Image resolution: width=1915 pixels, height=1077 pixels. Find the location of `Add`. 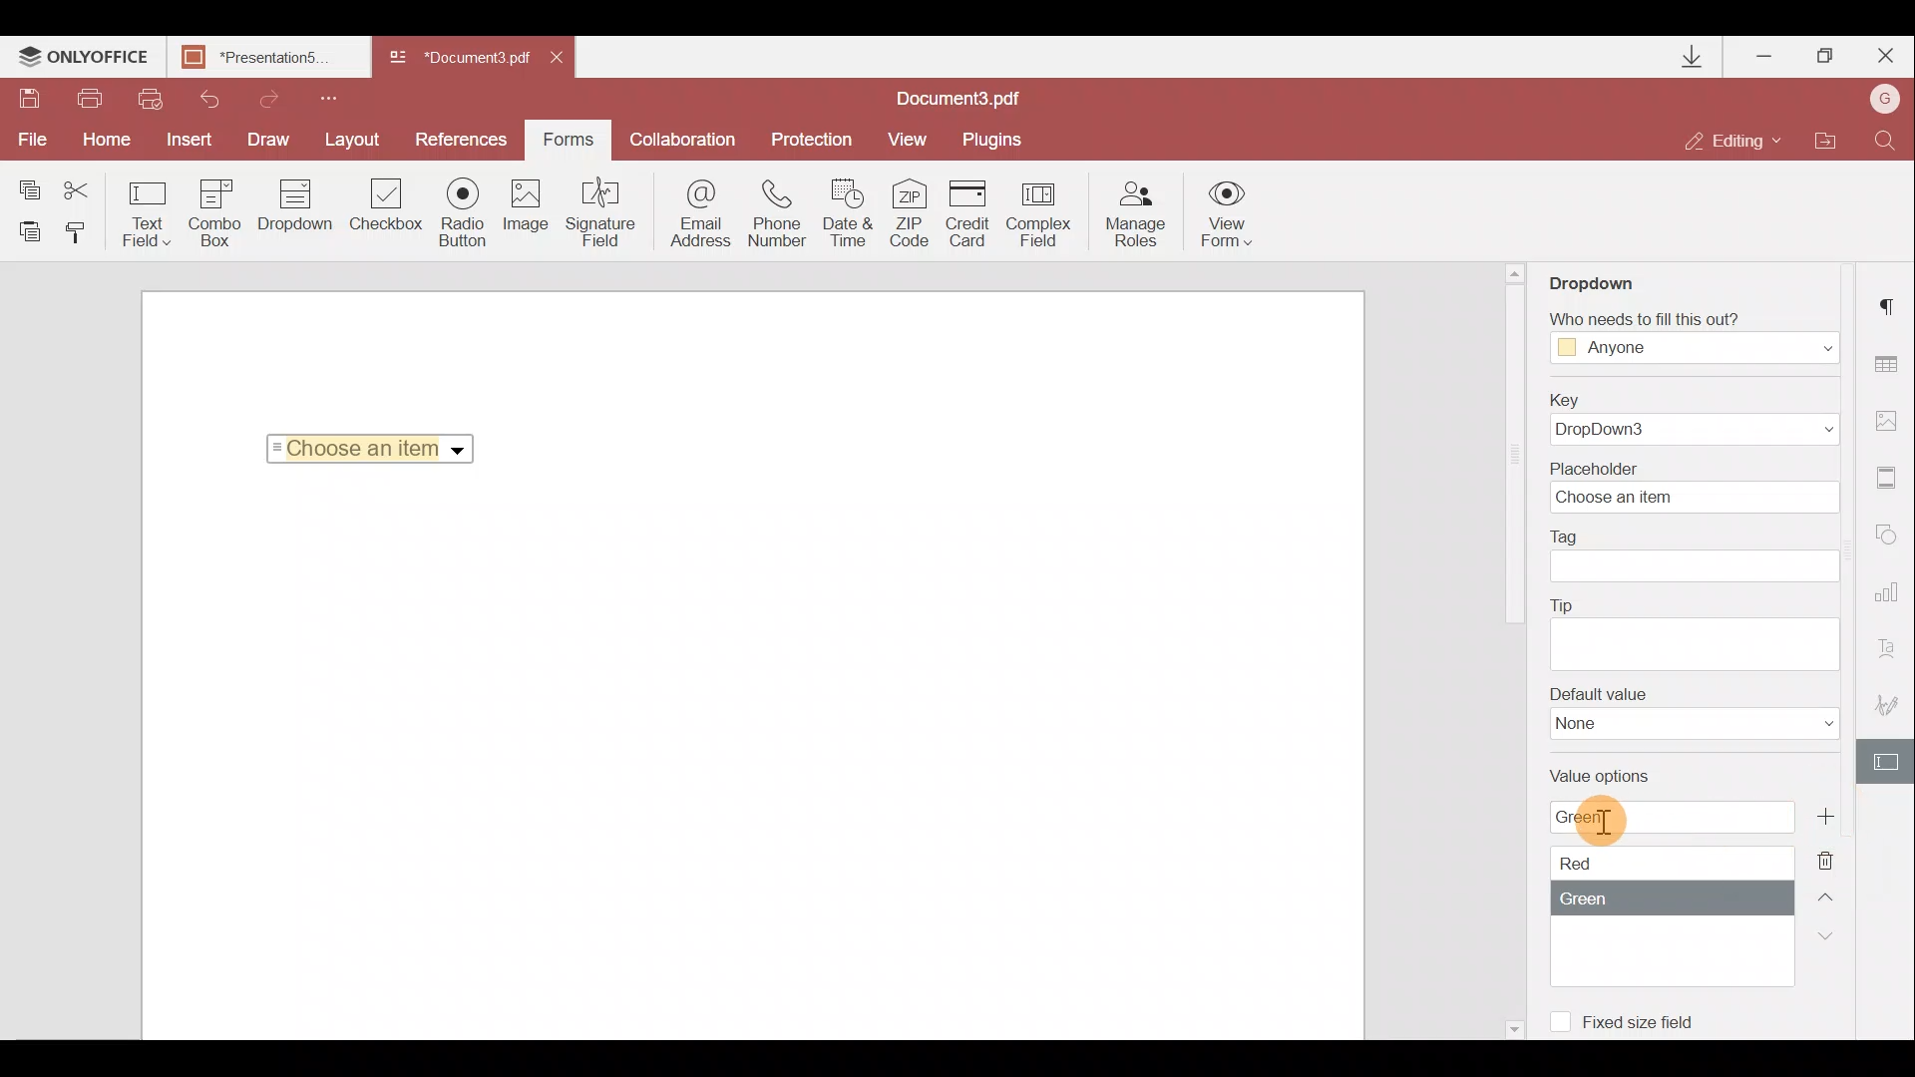

Add is located at coordinates (1824, 816).